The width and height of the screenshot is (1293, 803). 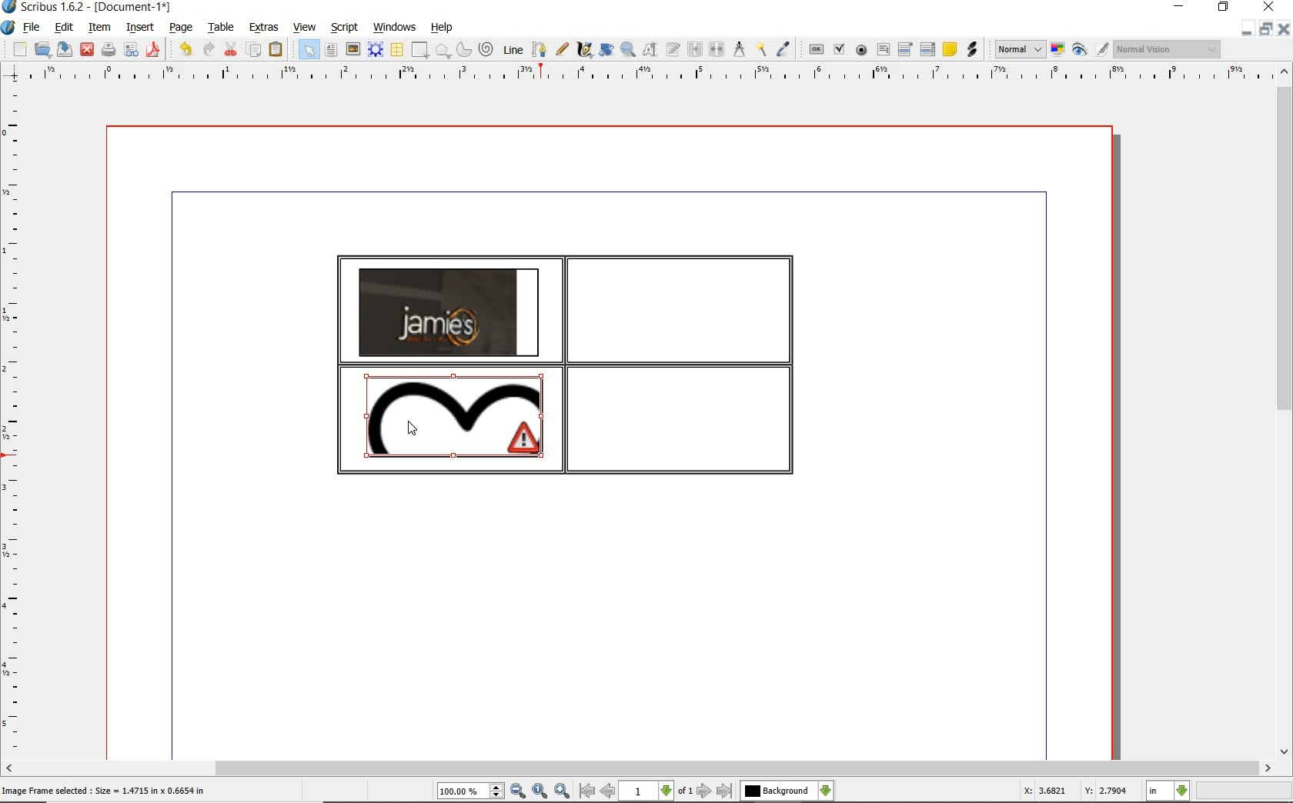 I want to click on bezier curve, so click(x=539, y=49).